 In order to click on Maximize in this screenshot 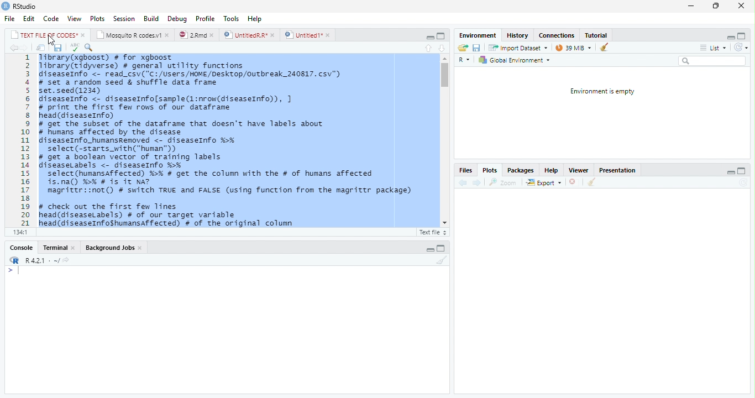, I will do `click(743, 35)`.